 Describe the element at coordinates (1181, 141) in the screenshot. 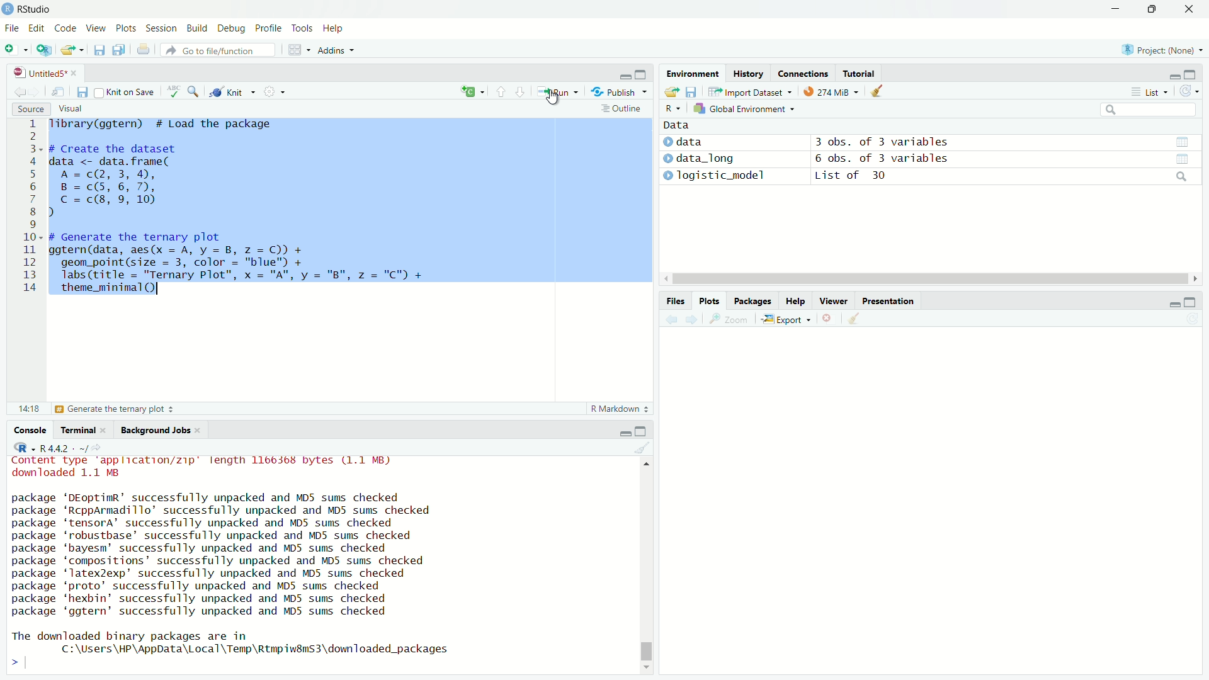

I see `view` at that location.